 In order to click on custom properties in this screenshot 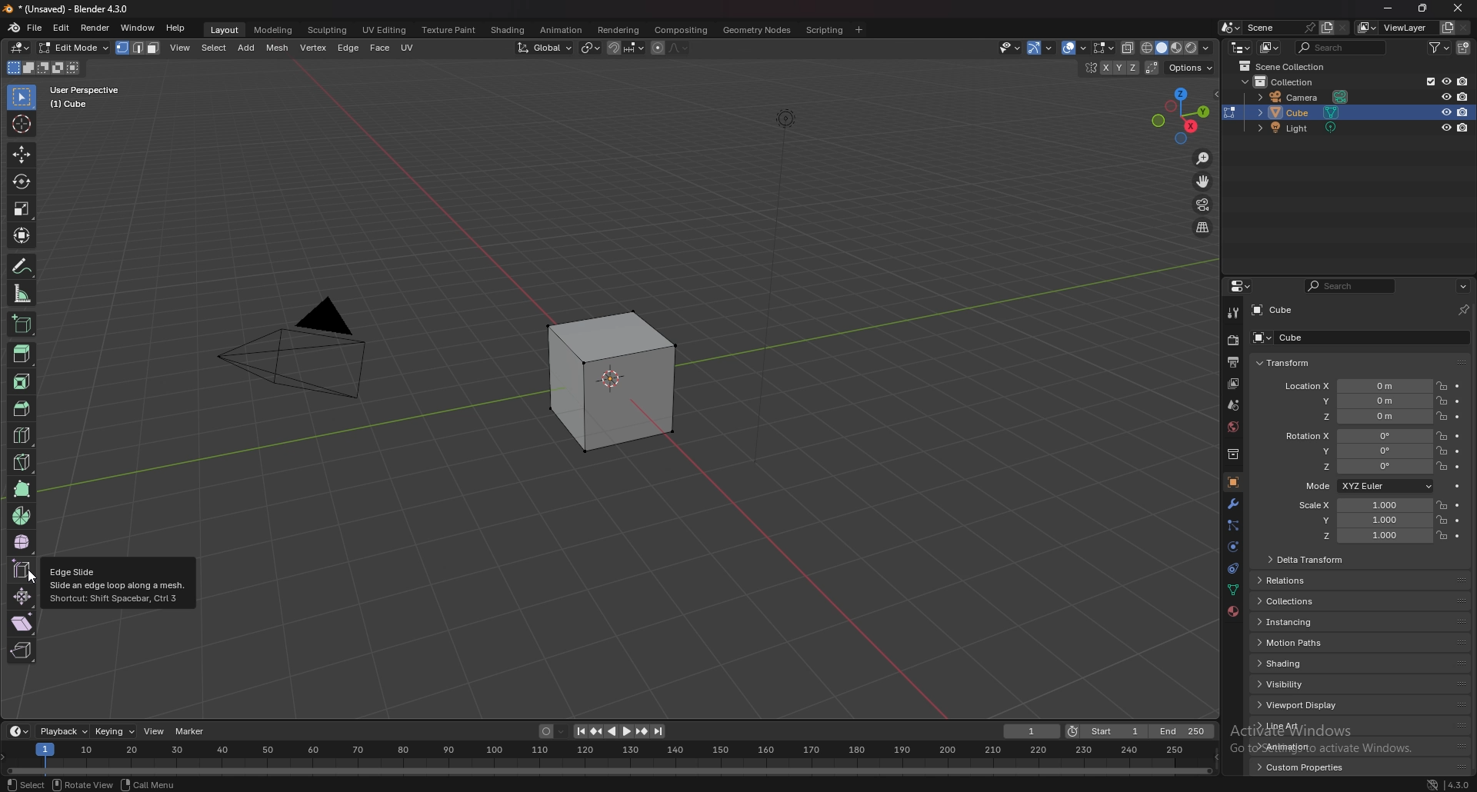, I will do `click(1301, 767)`.